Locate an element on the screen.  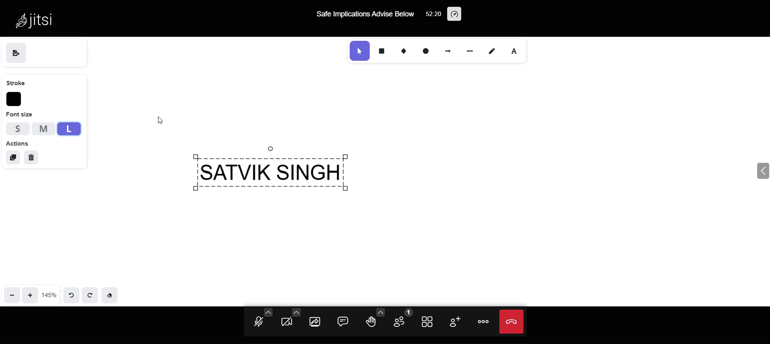
raise your hand is located at coordinates (375, 320).